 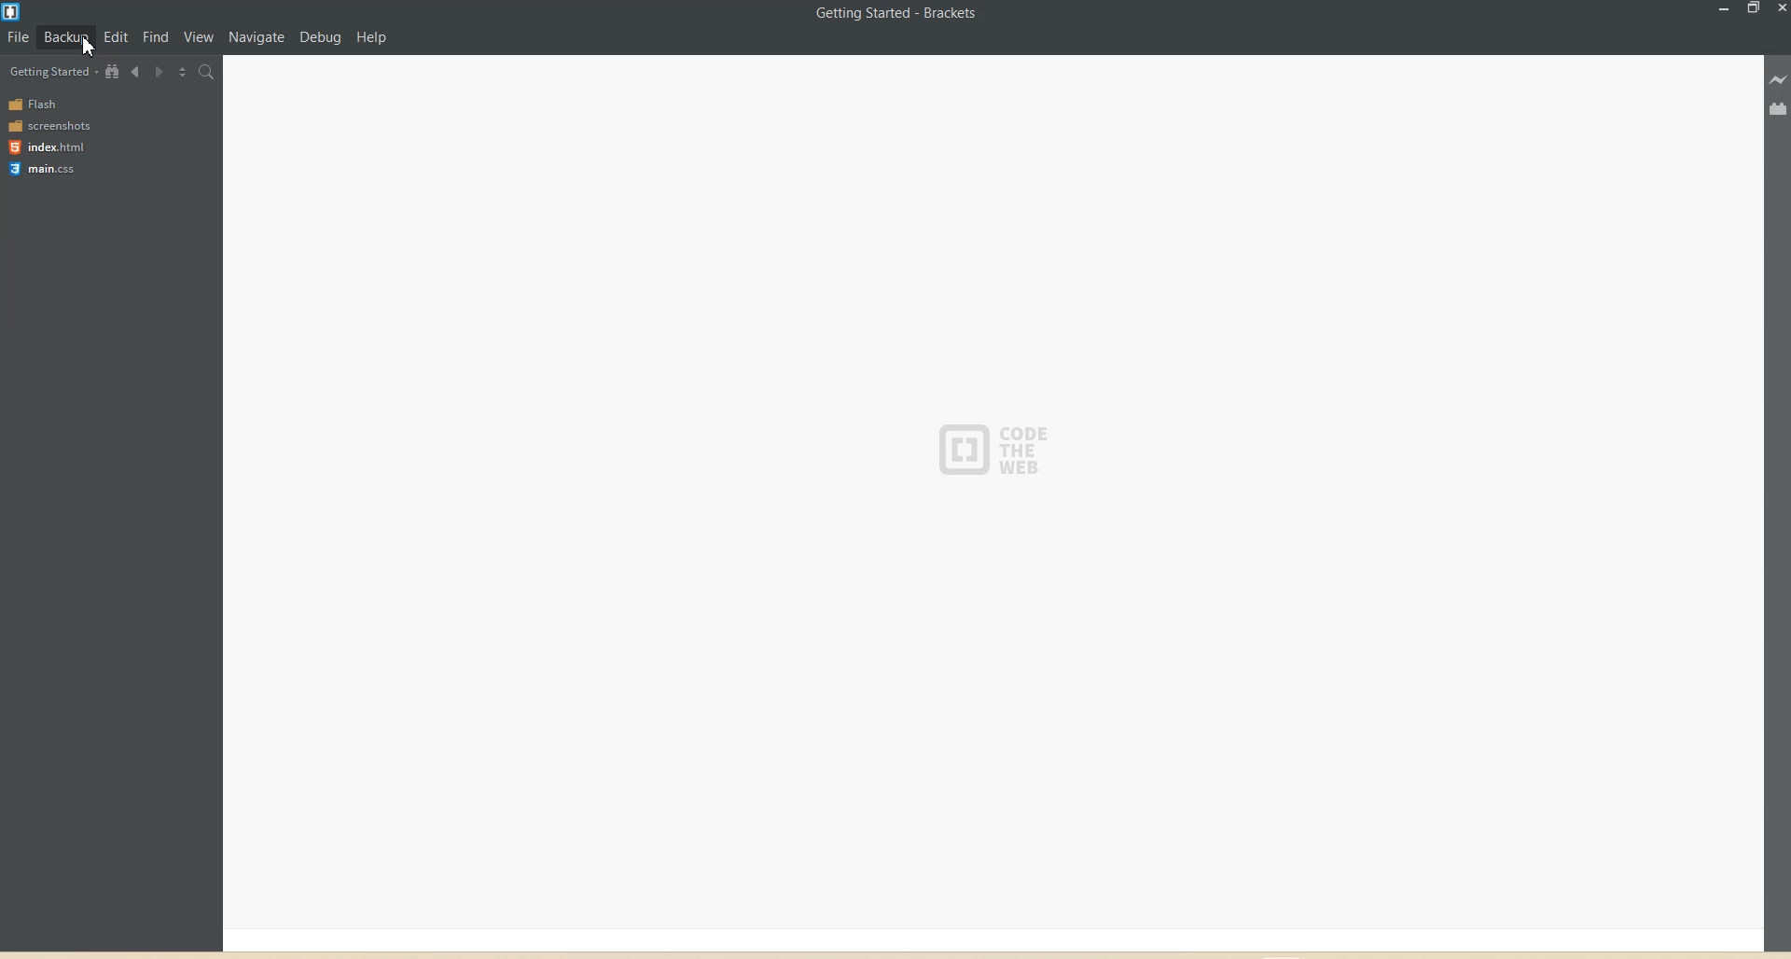 What do you see at coordinates (207, 72) in the screenshot?
I see `Find in files` at bounding box center [207, 72].